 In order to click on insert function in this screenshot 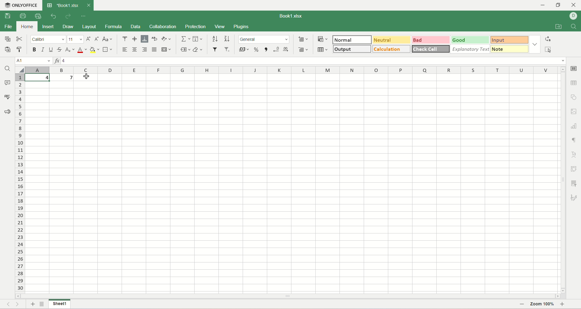, I will do `click(56, 61)`.